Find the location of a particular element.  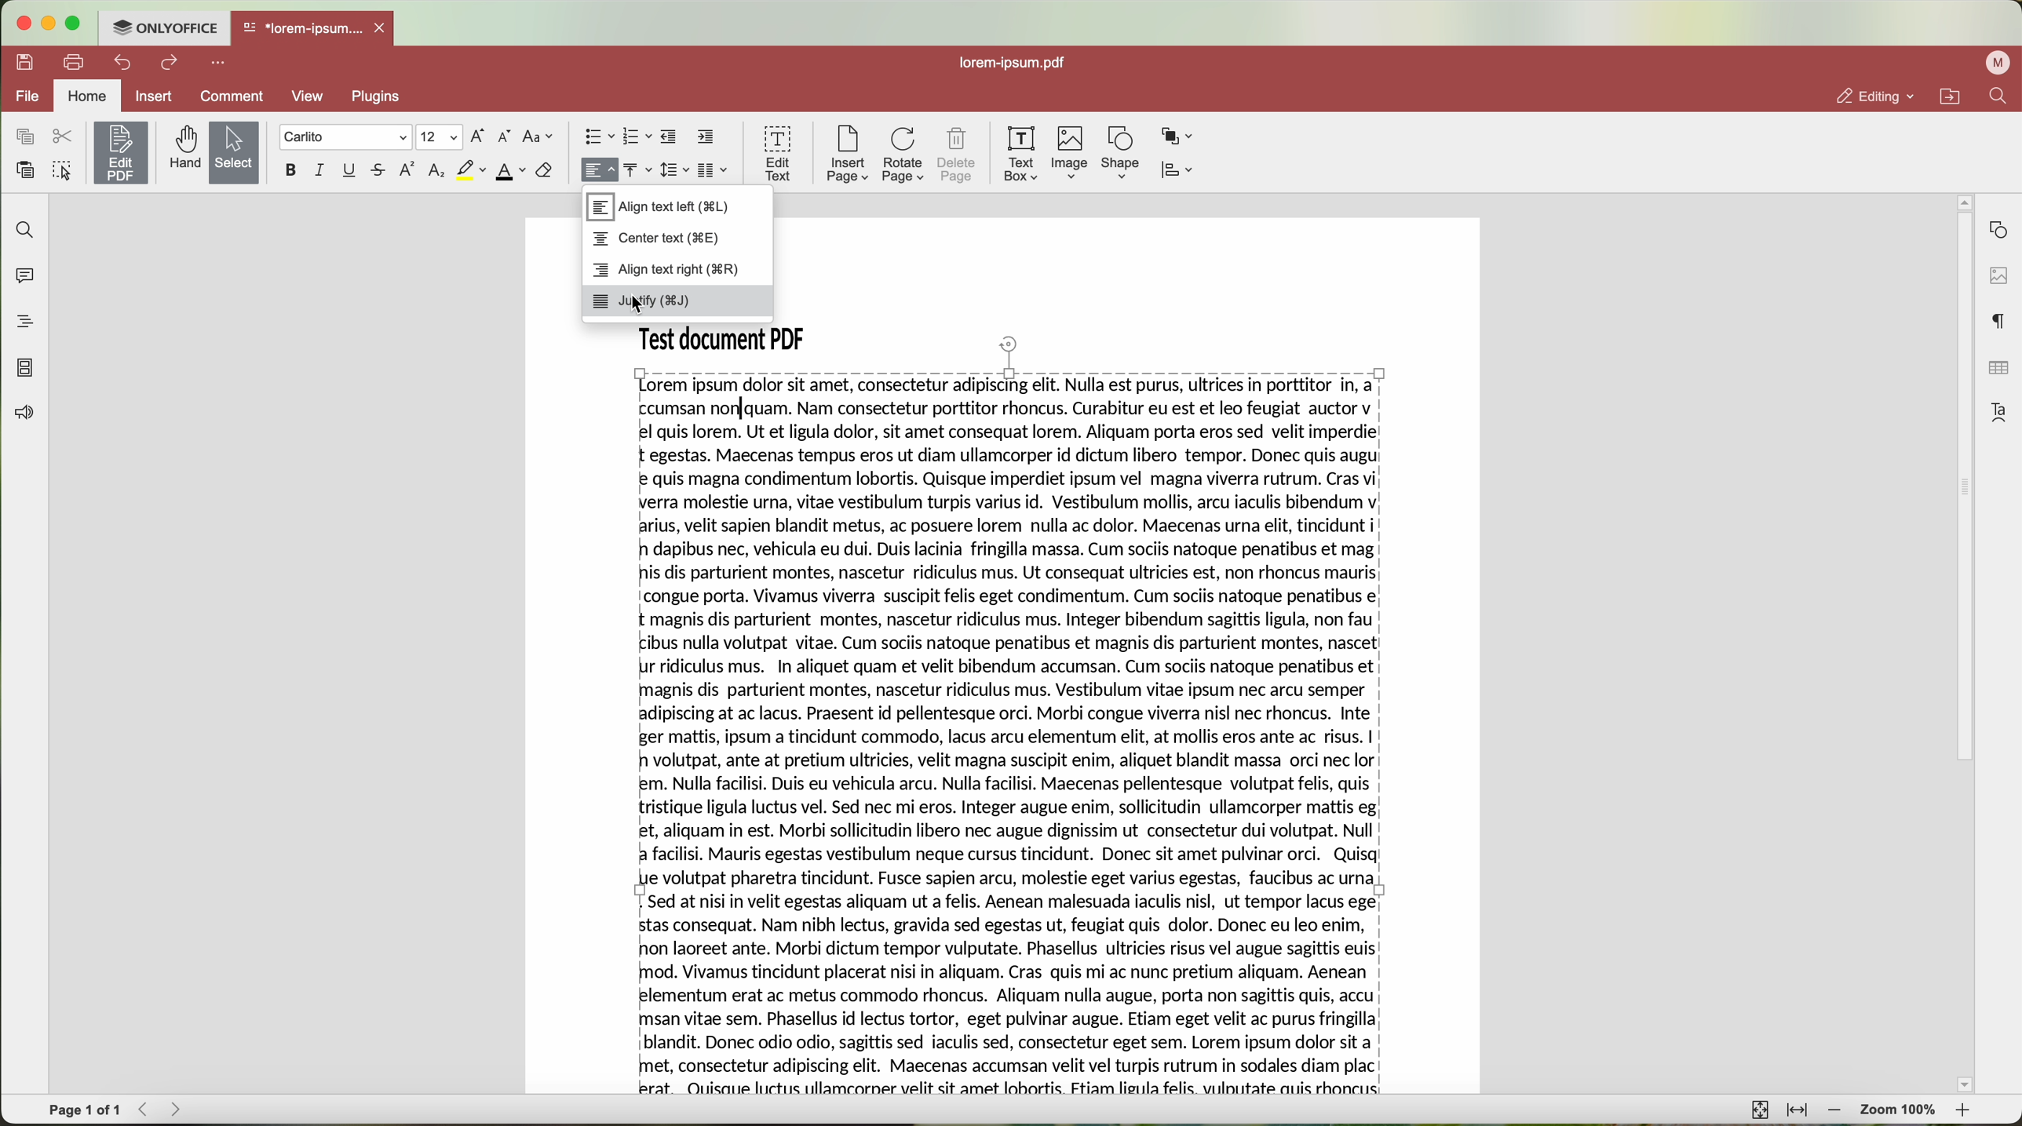

subscript is located at coordinates (438, 170).